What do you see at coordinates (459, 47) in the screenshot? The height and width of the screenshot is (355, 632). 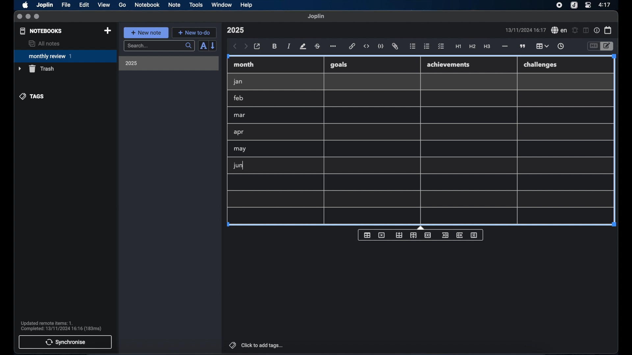 I see `heading 1` at bounding box center [459, 47].